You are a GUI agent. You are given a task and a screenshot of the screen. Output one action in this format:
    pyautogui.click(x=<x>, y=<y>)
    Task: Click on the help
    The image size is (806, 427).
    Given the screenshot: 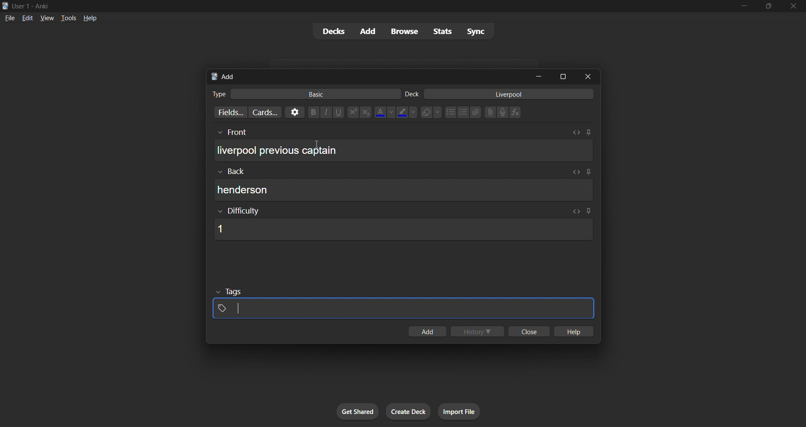 What is the action you would take?
    pyautogui.click(x=91, y=17)
    